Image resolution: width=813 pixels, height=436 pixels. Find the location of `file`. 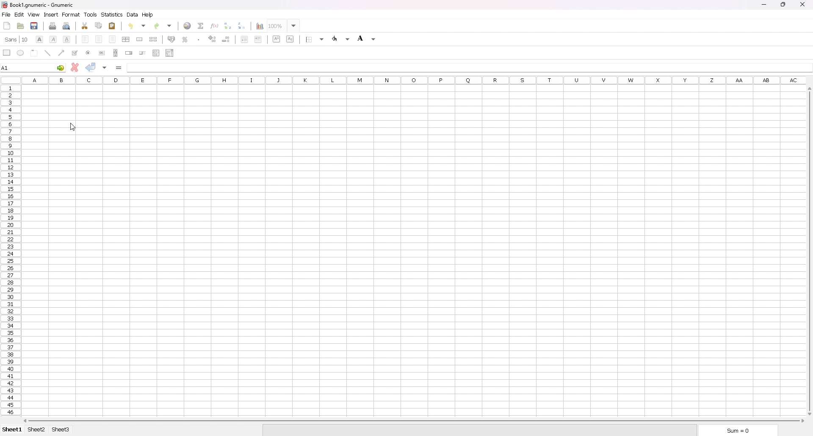

file is located at coordinates (6, 15).